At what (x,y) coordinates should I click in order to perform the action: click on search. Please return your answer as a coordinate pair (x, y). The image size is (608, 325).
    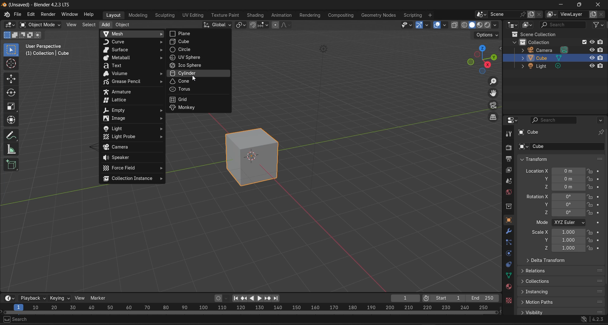
    Looking at the image, I should click on (17, 320).